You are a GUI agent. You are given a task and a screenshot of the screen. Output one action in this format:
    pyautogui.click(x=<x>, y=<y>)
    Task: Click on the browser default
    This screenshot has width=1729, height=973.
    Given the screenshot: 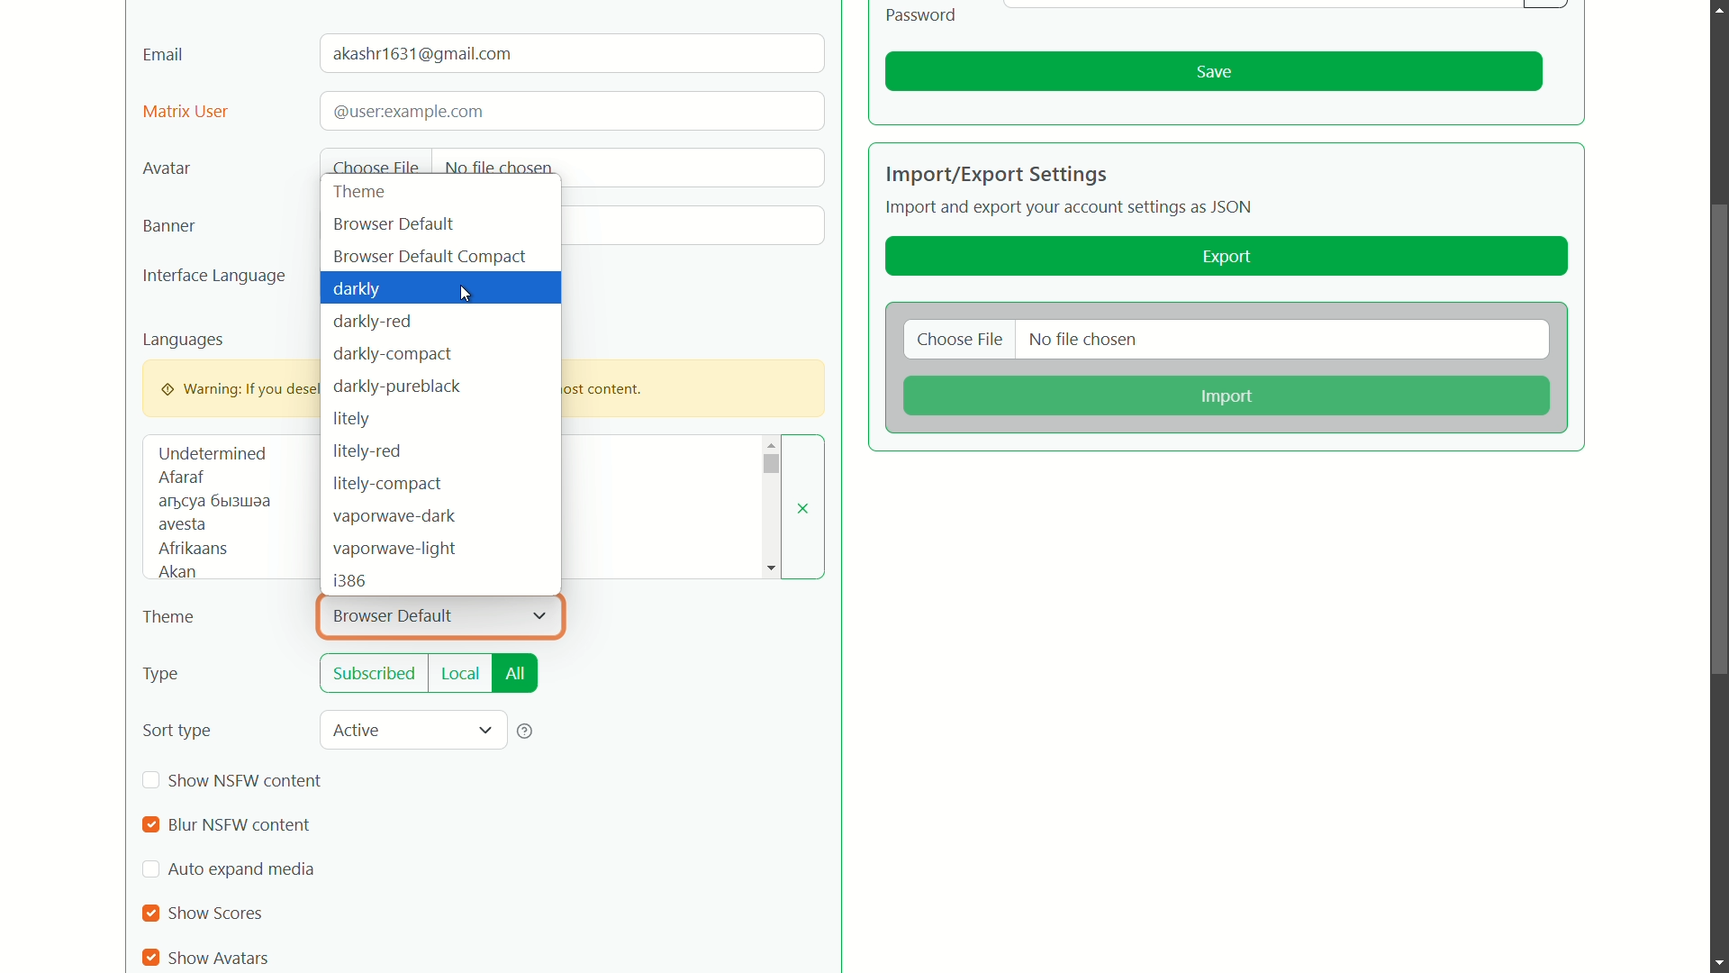 What is the action you would take?
    pyautogui.click(x=395, y=615)
    